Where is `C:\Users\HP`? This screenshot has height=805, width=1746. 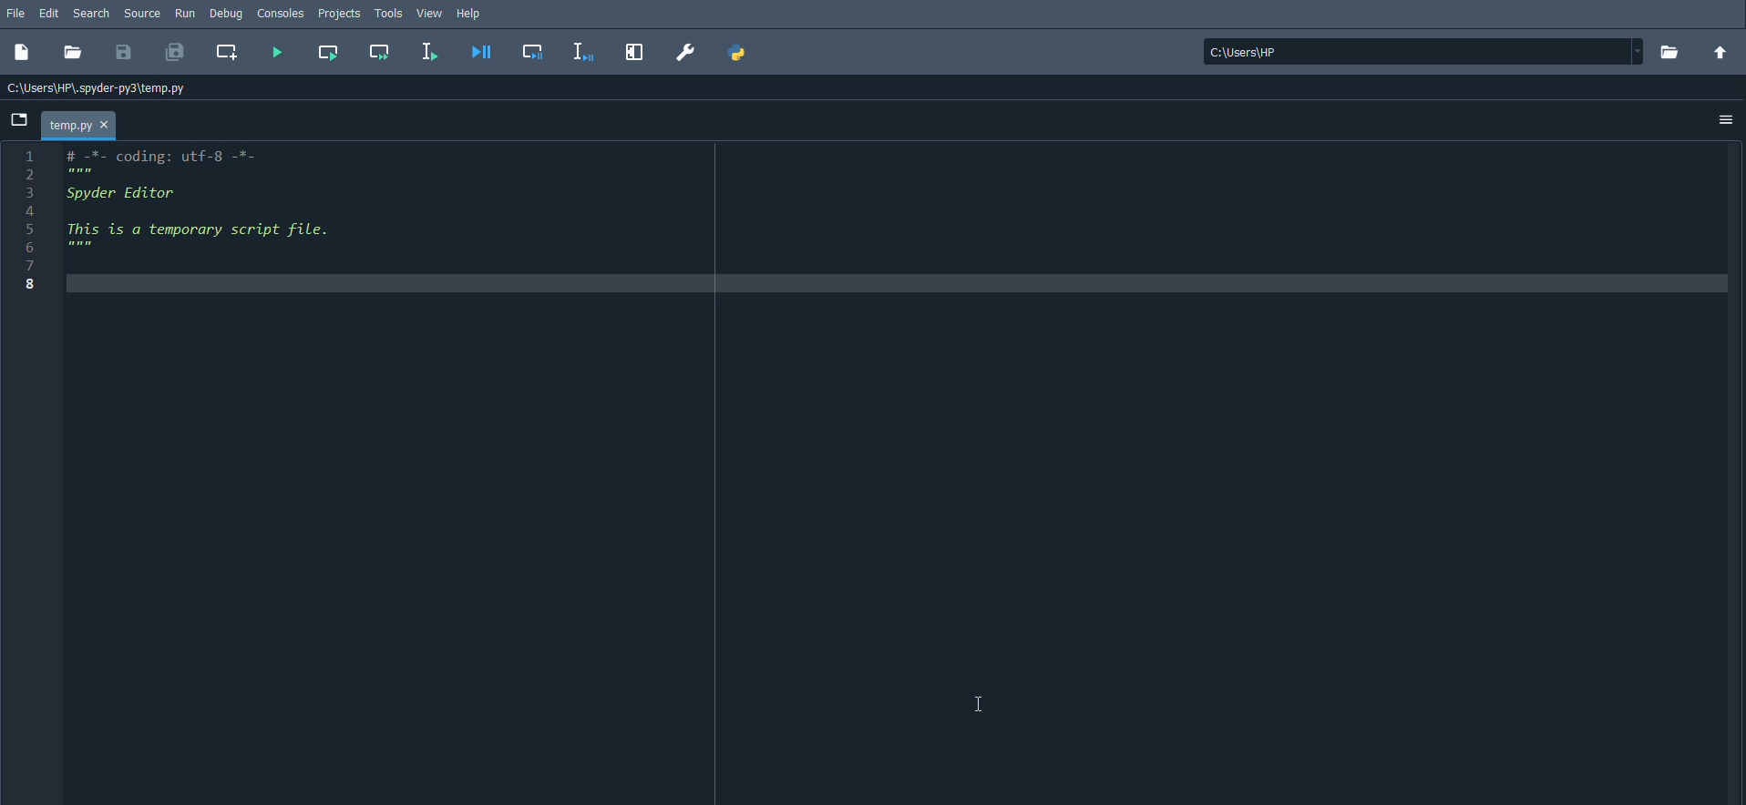
C:\Users\HP is located at coordinates (1419, 51).